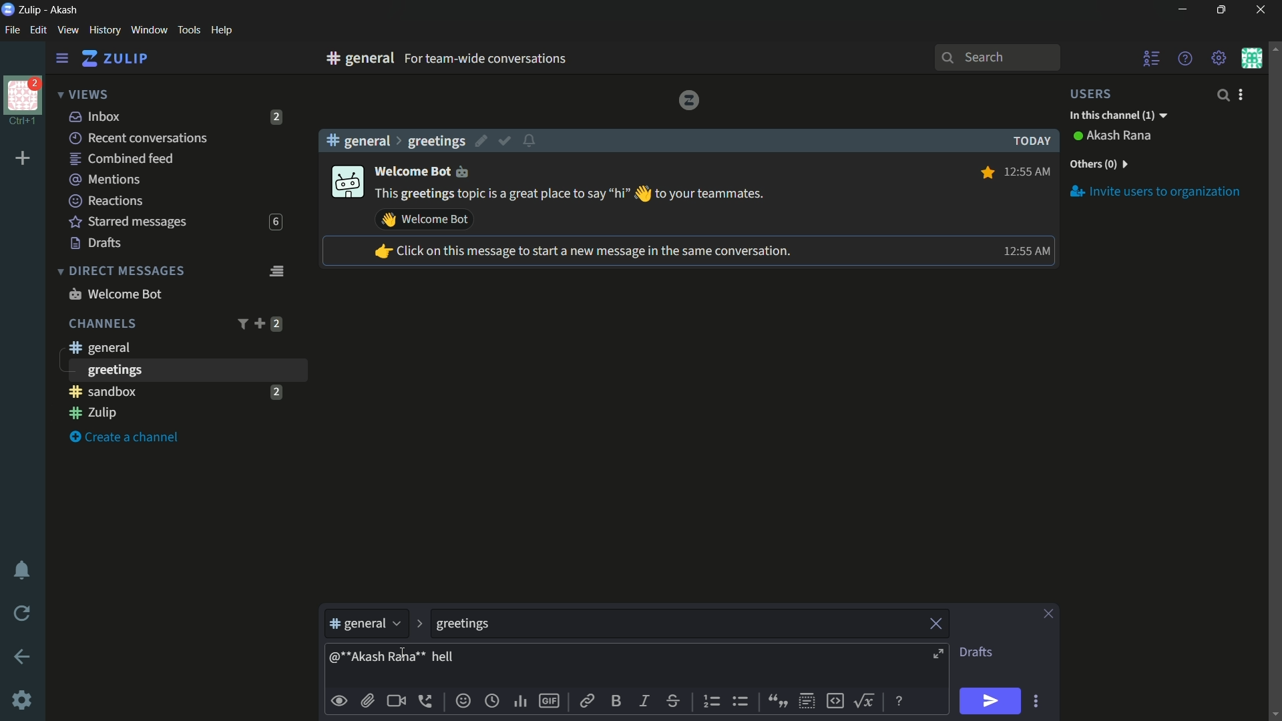  Describe the element at coordinates (901, 700) in the screenshot. I see `message formatting` at that location.